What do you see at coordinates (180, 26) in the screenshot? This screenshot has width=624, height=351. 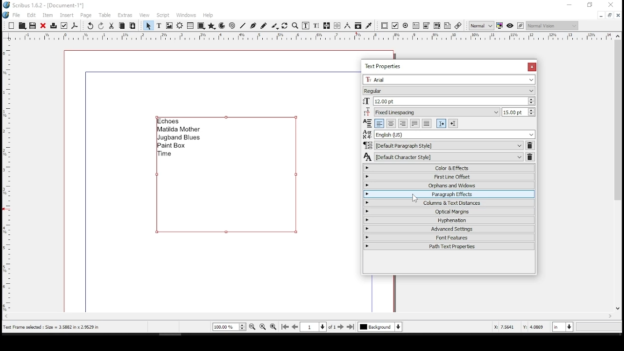 I see `render frame` at bounding box center [180, 26].